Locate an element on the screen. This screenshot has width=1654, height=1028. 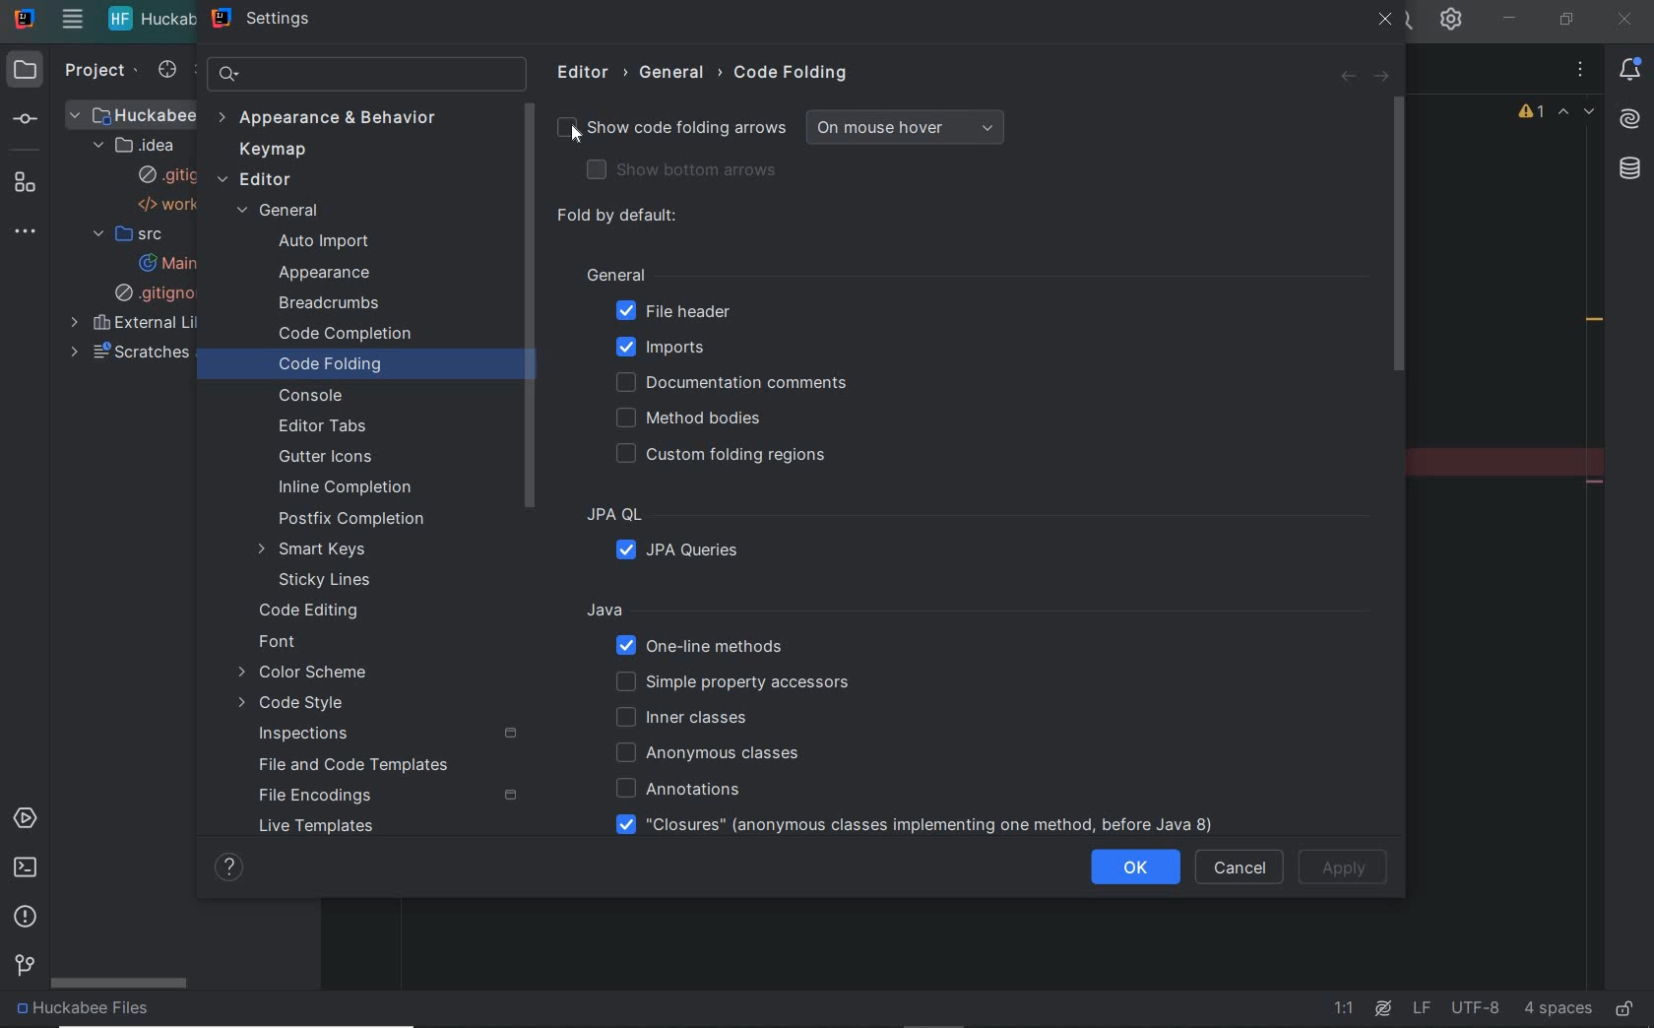
external libraries is located at coordinates (162, 324).